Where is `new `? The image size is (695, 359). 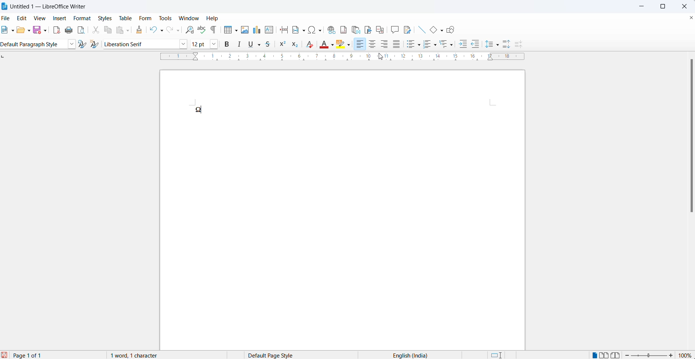
new  is located at coordinates (6, 30).